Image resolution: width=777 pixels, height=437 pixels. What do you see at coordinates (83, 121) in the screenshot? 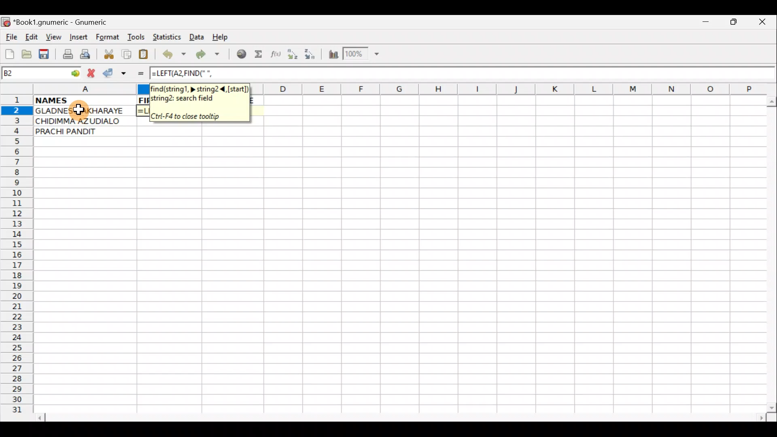
I see `CHIDIMMA AZUDIALO` at bounding box center [83, 121].